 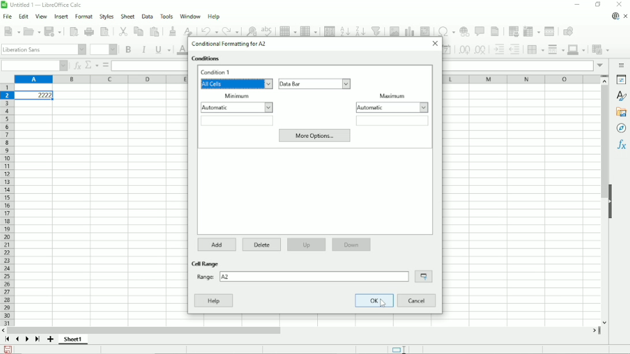 I want to click on Clear direct formatting, so click(x=187, y=30).